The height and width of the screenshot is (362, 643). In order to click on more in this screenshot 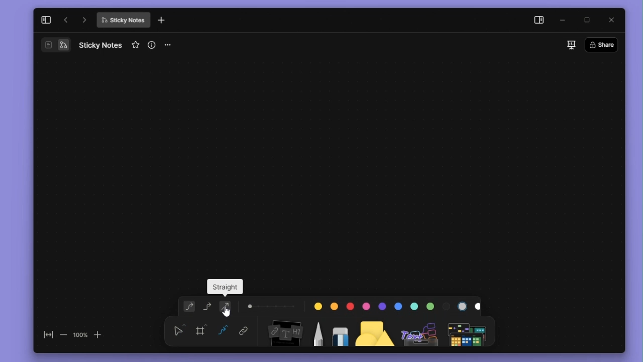, I will do `click(469, 331)`.